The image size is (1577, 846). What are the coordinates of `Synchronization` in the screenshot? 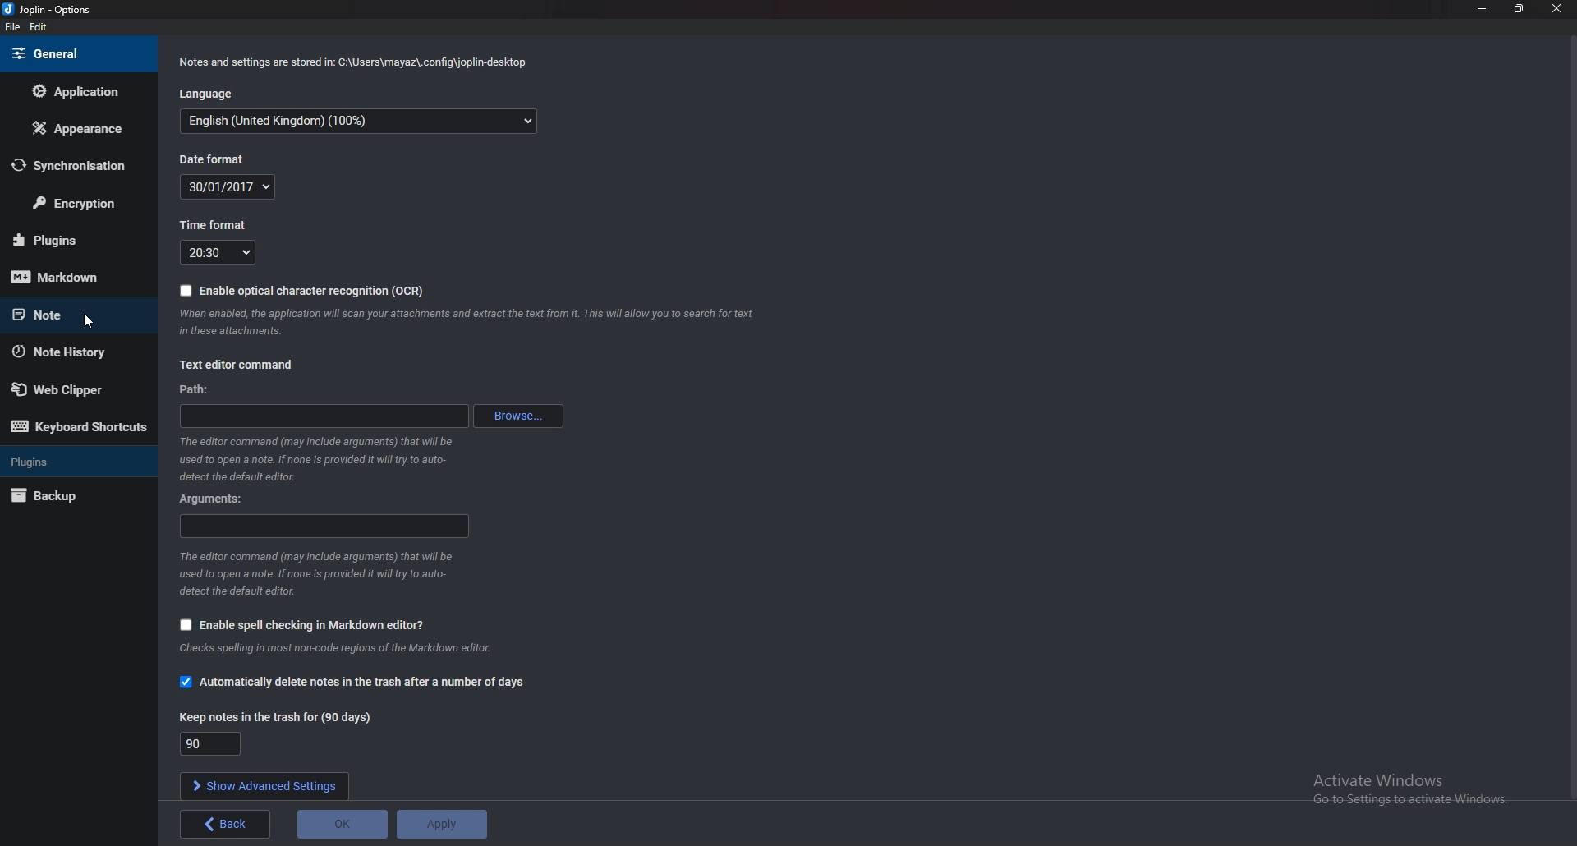 It's located at (71, 165).